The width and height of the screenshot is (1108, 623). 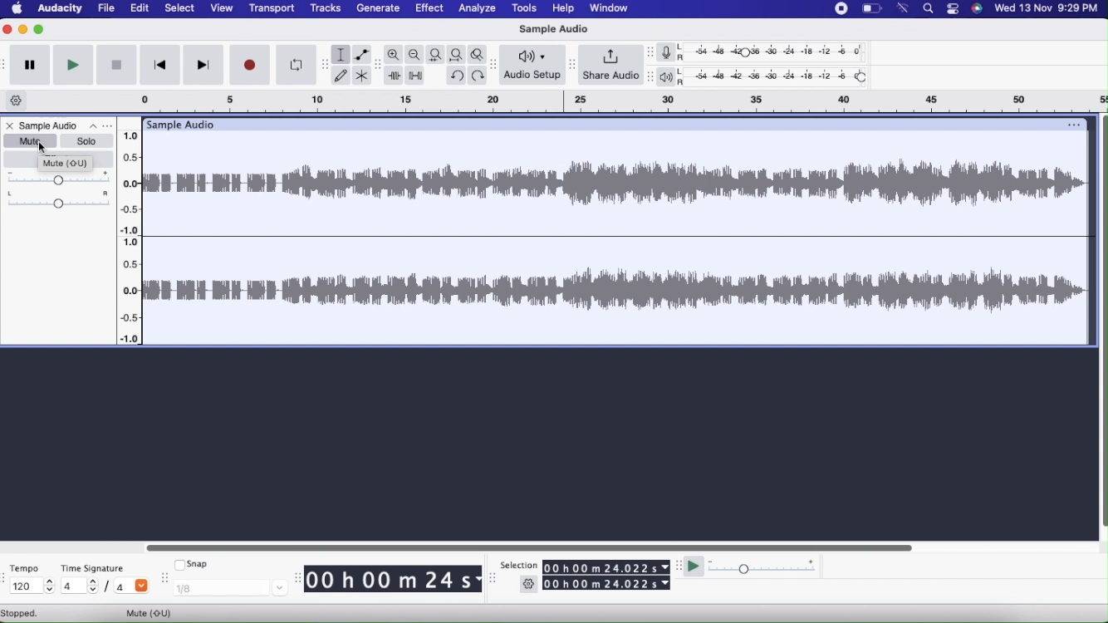 I want to click on 4, so click(x=80, y=586).